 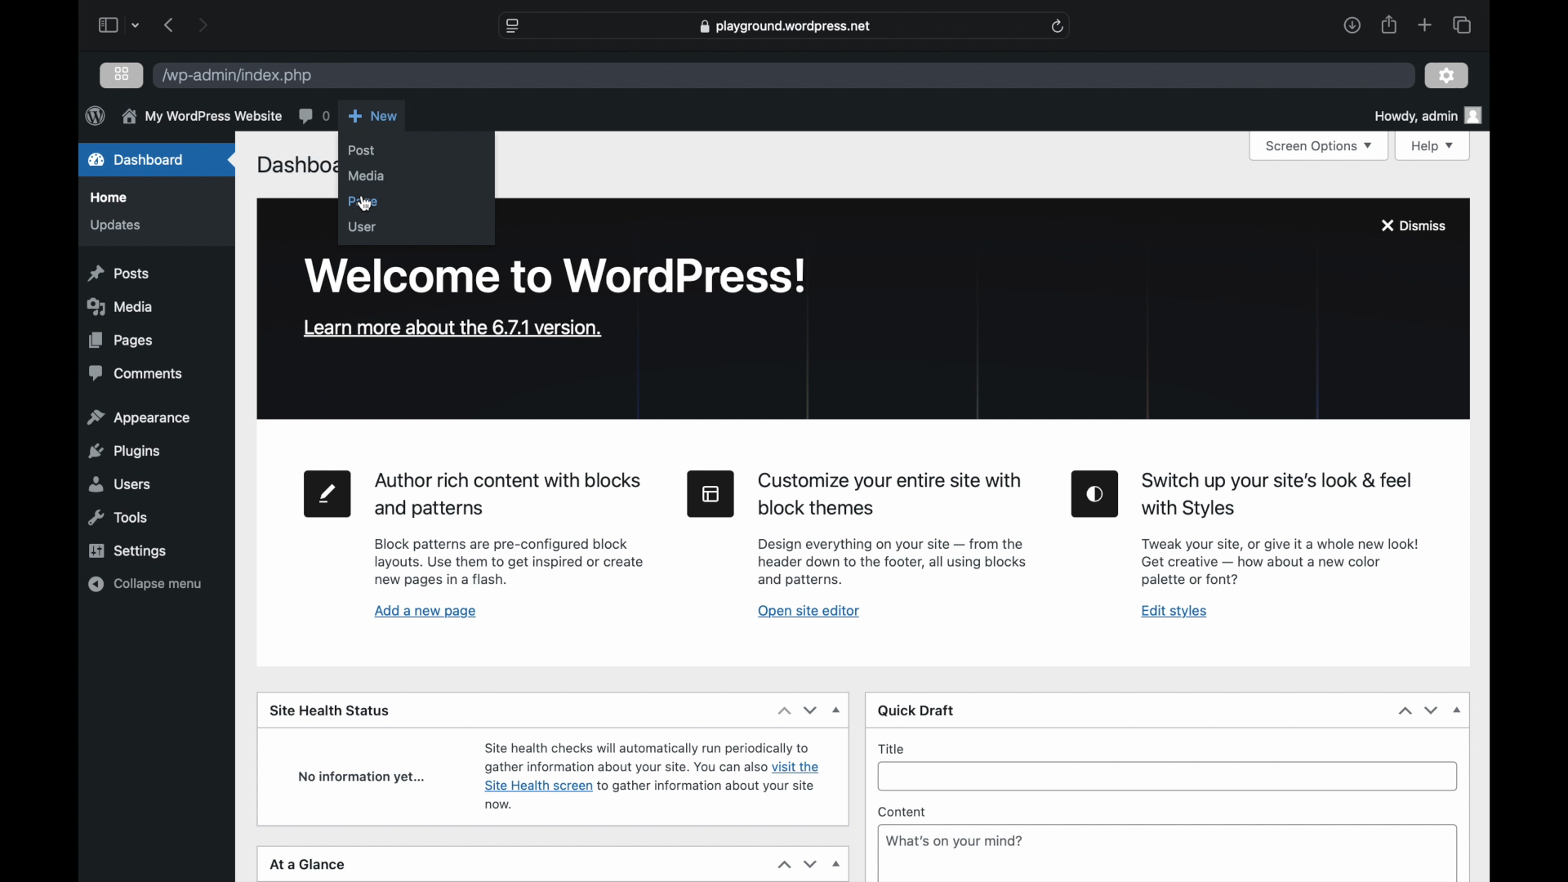 What do you see at coordinates (1433, 146) in the screenshot?
I see `help` at bounding box center [1433, 146].